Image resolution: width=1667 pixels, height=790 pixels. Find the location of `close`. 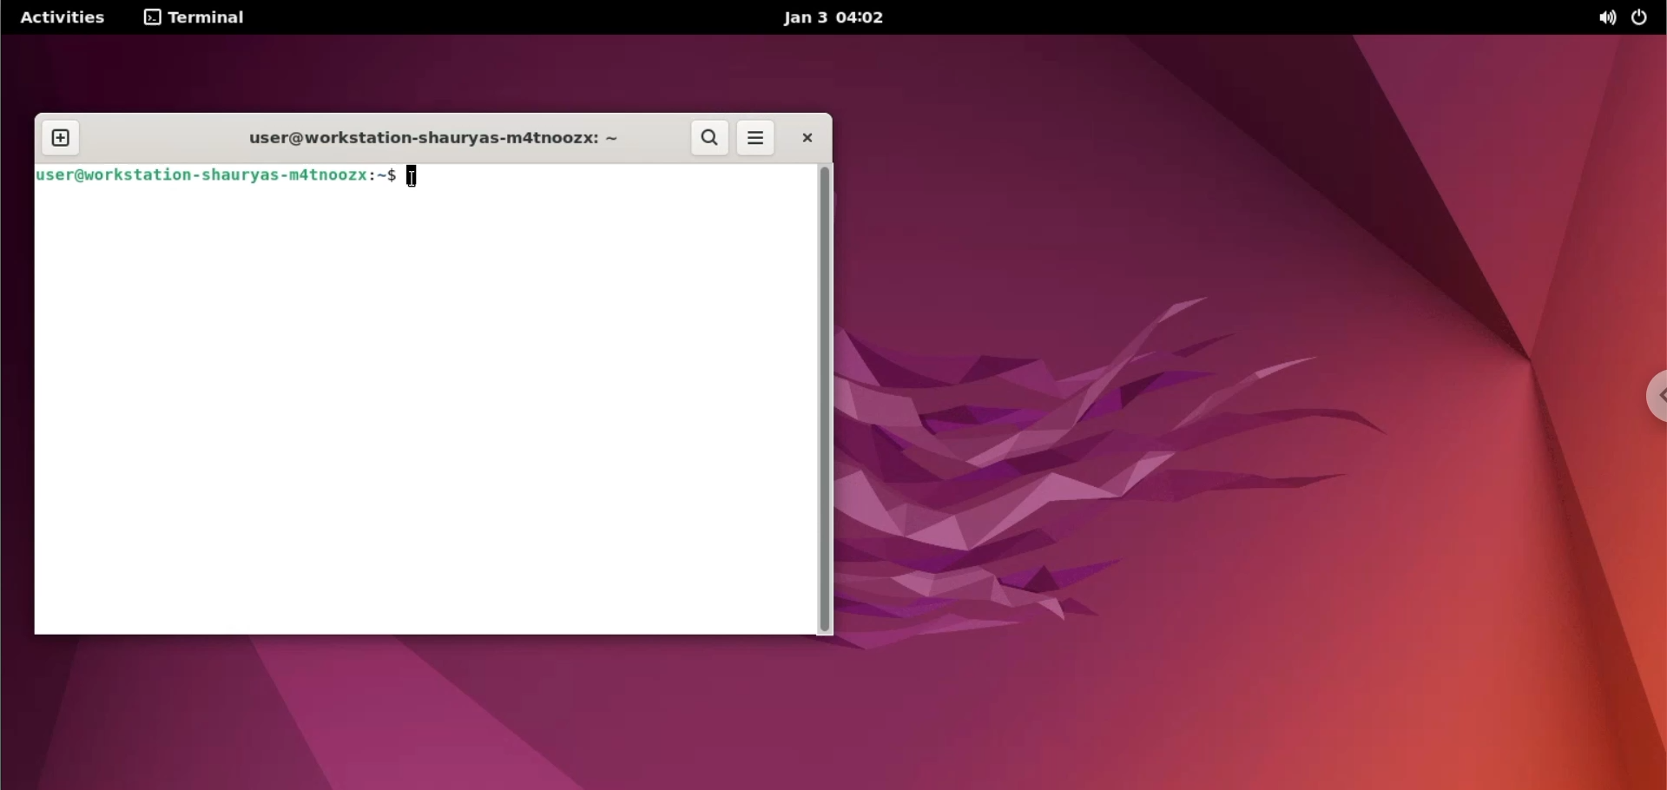

close is located at coordinates (809, 138).